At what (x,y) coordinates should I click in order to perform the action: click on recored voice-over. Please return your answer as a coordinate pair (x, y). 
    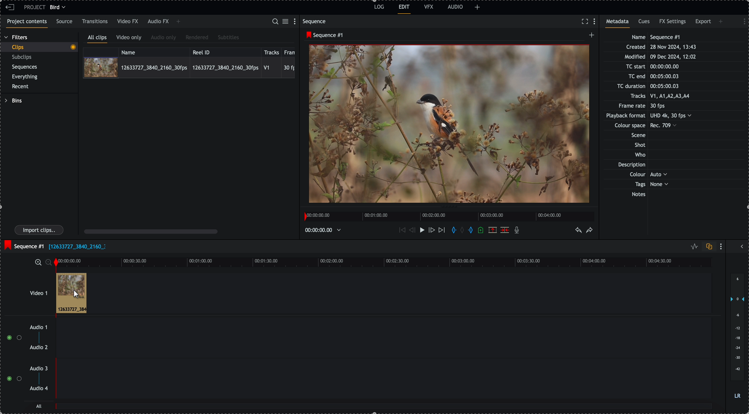
    Looking at the image, I should click on (518, 231).